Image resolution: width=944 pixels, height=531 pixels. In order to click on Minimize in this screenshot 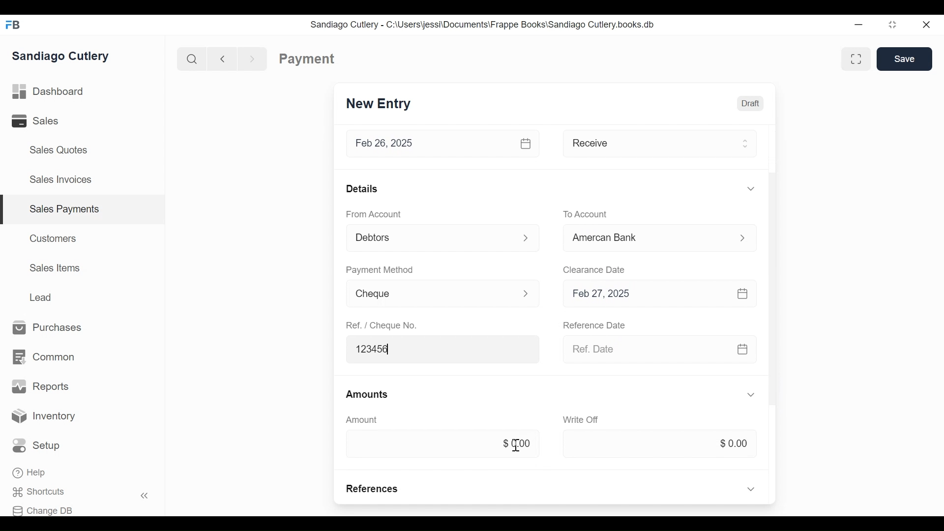, I will do `click(858, 26)`.